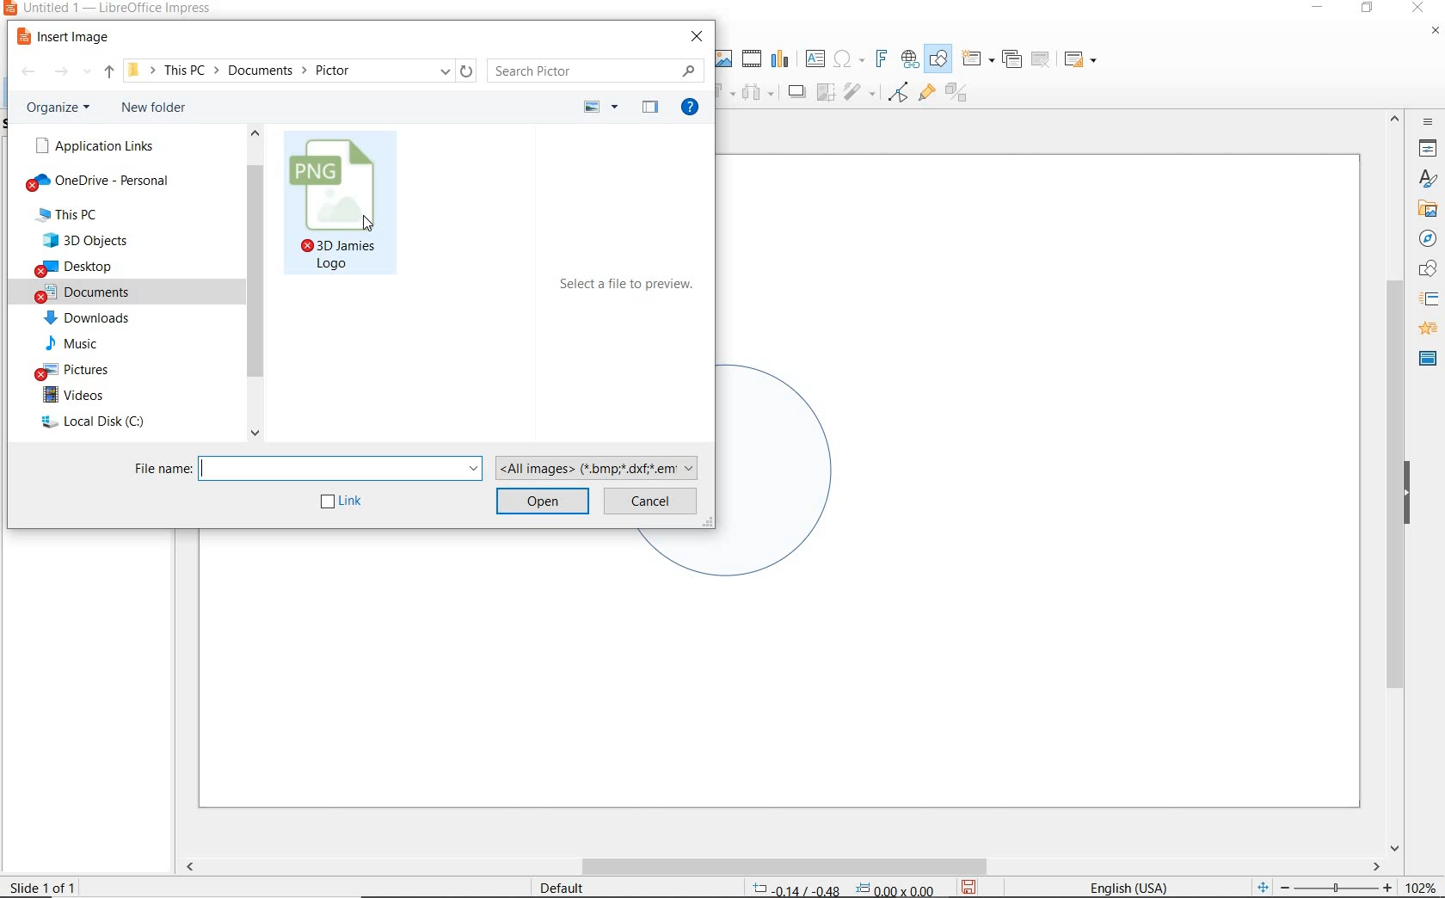 The width and height of the screenshot is (1445, 898). Describe the element at coordinates (1012, 59) in the screenshot. I see `duplicate slide` at that location.